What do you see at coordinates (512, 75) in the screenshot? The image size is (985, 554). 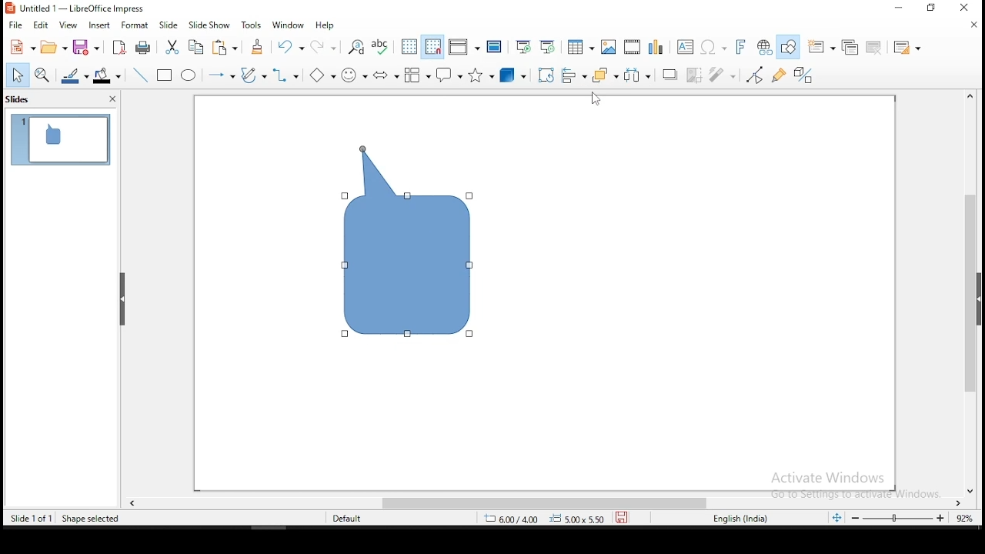 I see `3D objects` at bounding box center [512, 75].